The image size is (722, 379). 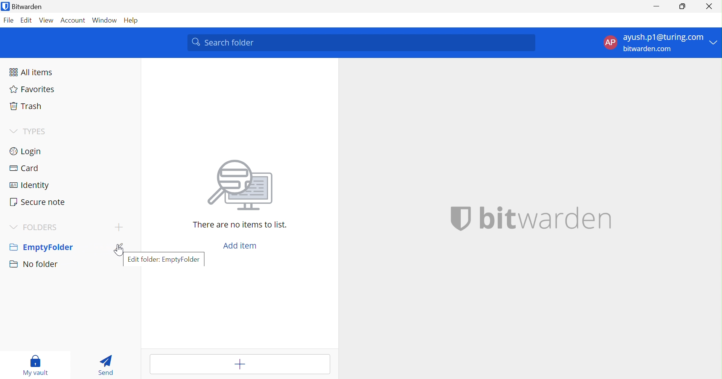 I want to click on Account, so click(x=72, y=21).